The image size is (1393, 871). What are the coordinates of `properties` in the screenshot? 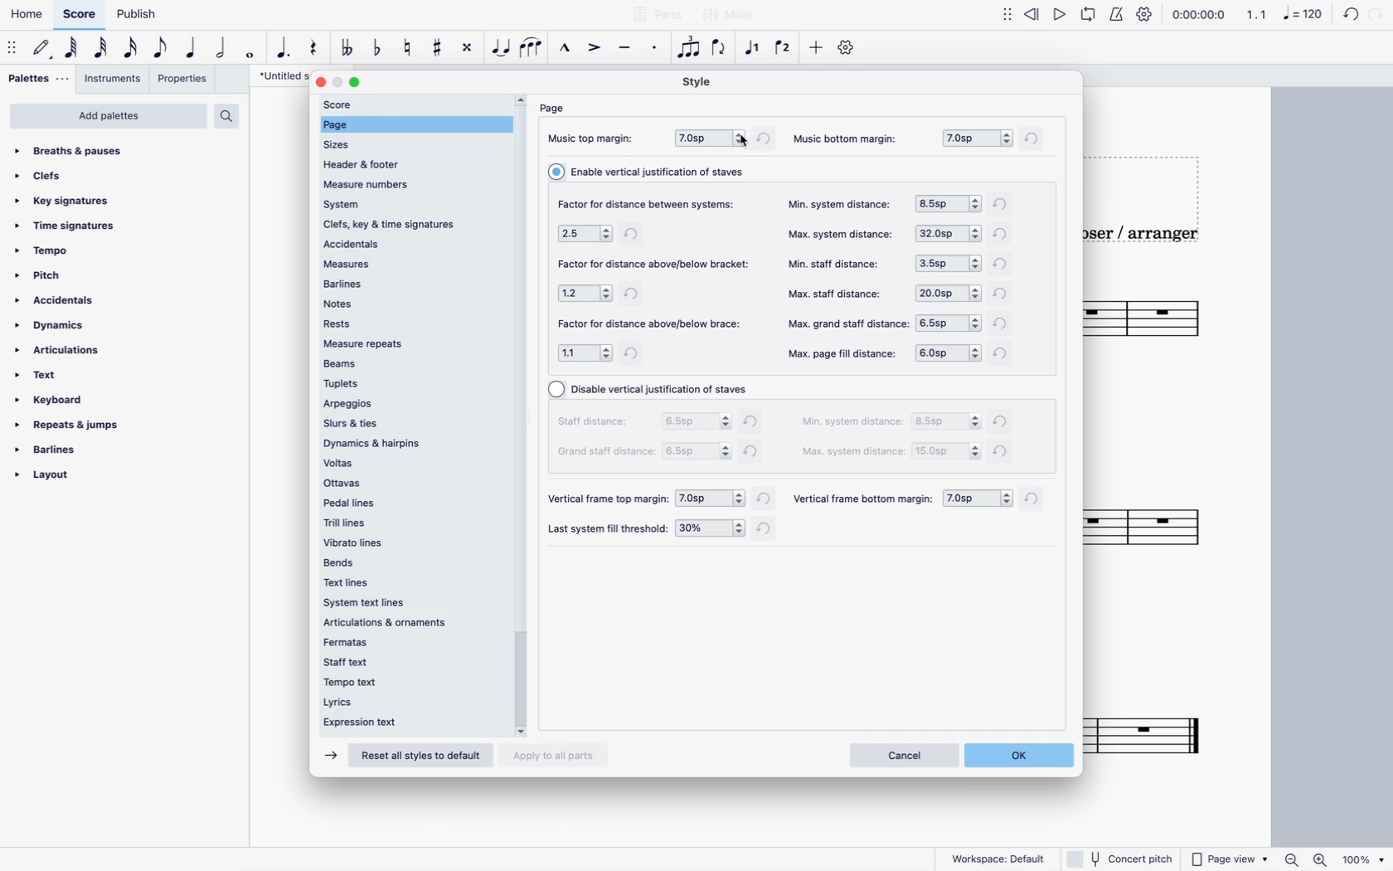 It's located at (185, 79).